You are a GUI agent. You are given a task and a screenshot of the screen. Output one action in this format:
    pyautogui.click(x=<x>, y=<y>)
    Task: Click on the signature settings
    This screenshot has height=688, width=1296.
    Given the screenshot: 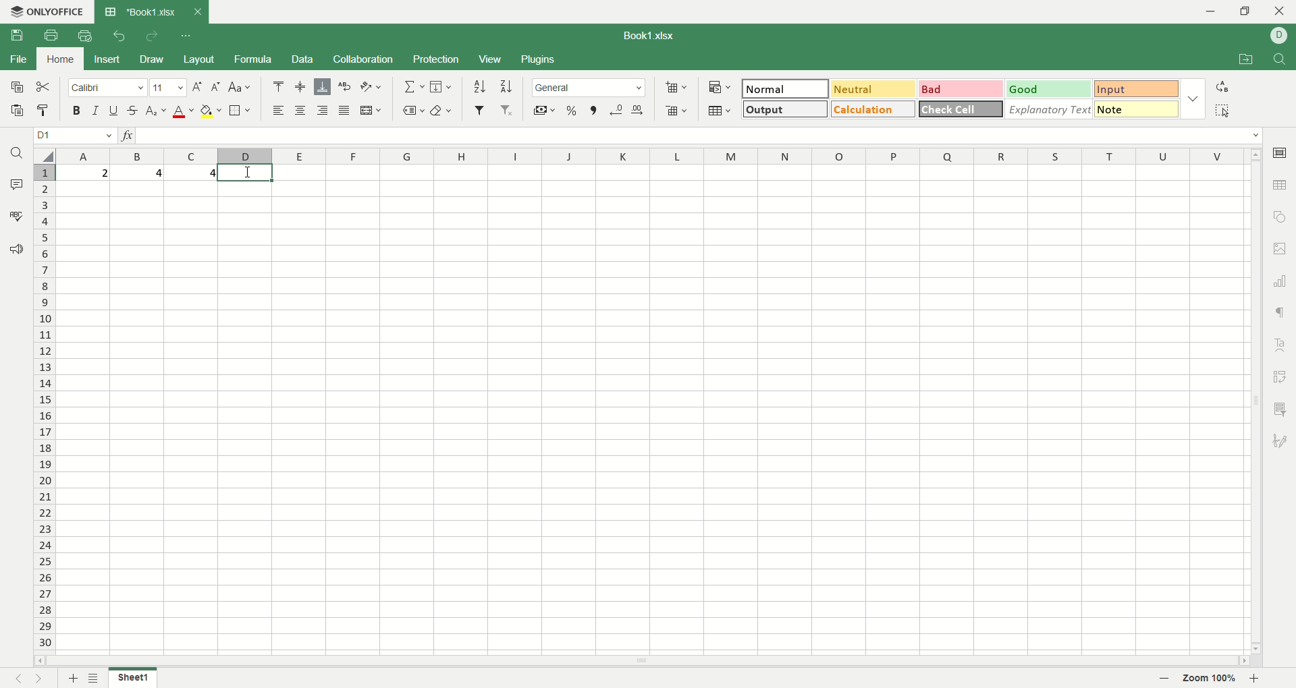 What is the action you would take?
    pyautogui.click(x=1278, y=442)
    